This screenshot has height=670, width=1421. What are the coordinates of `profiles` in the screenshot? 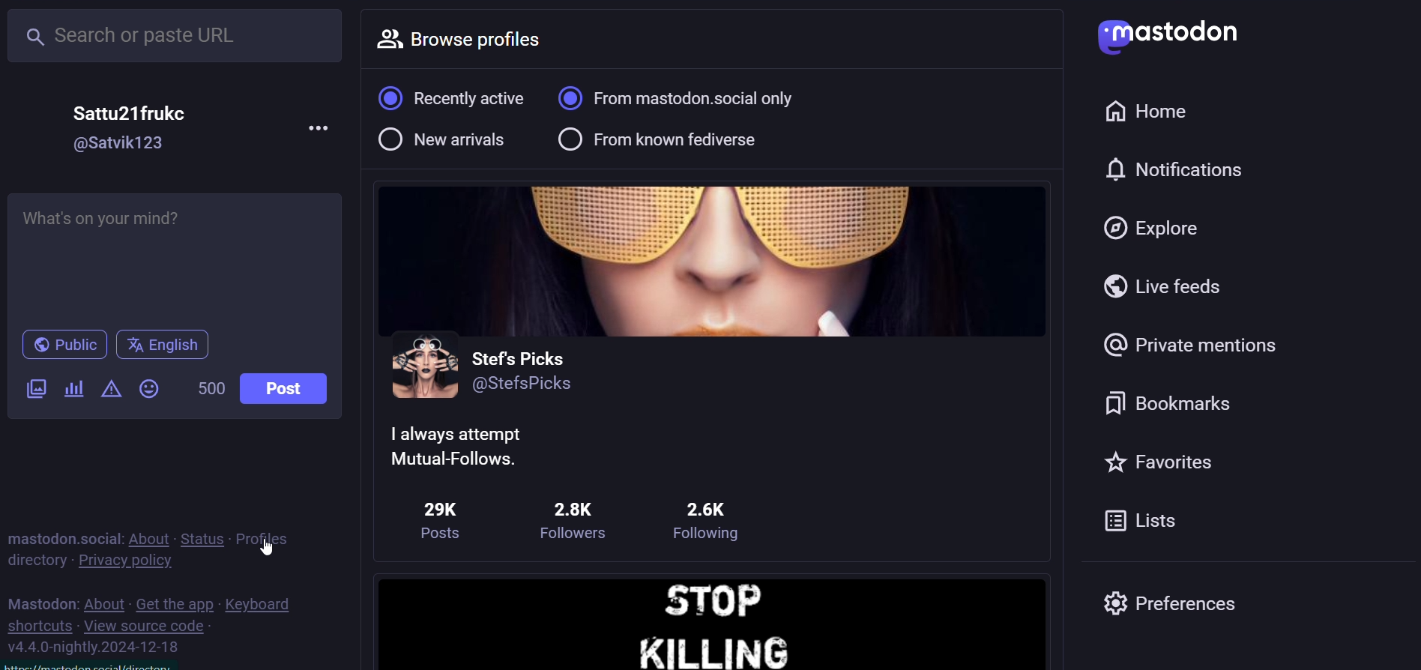 It's located at (268, 538).